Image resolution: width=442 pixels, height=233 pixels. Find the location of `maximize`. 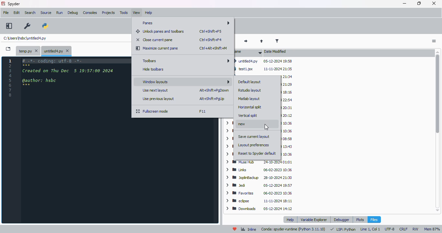

maximize is located at coordinates (419, 3).